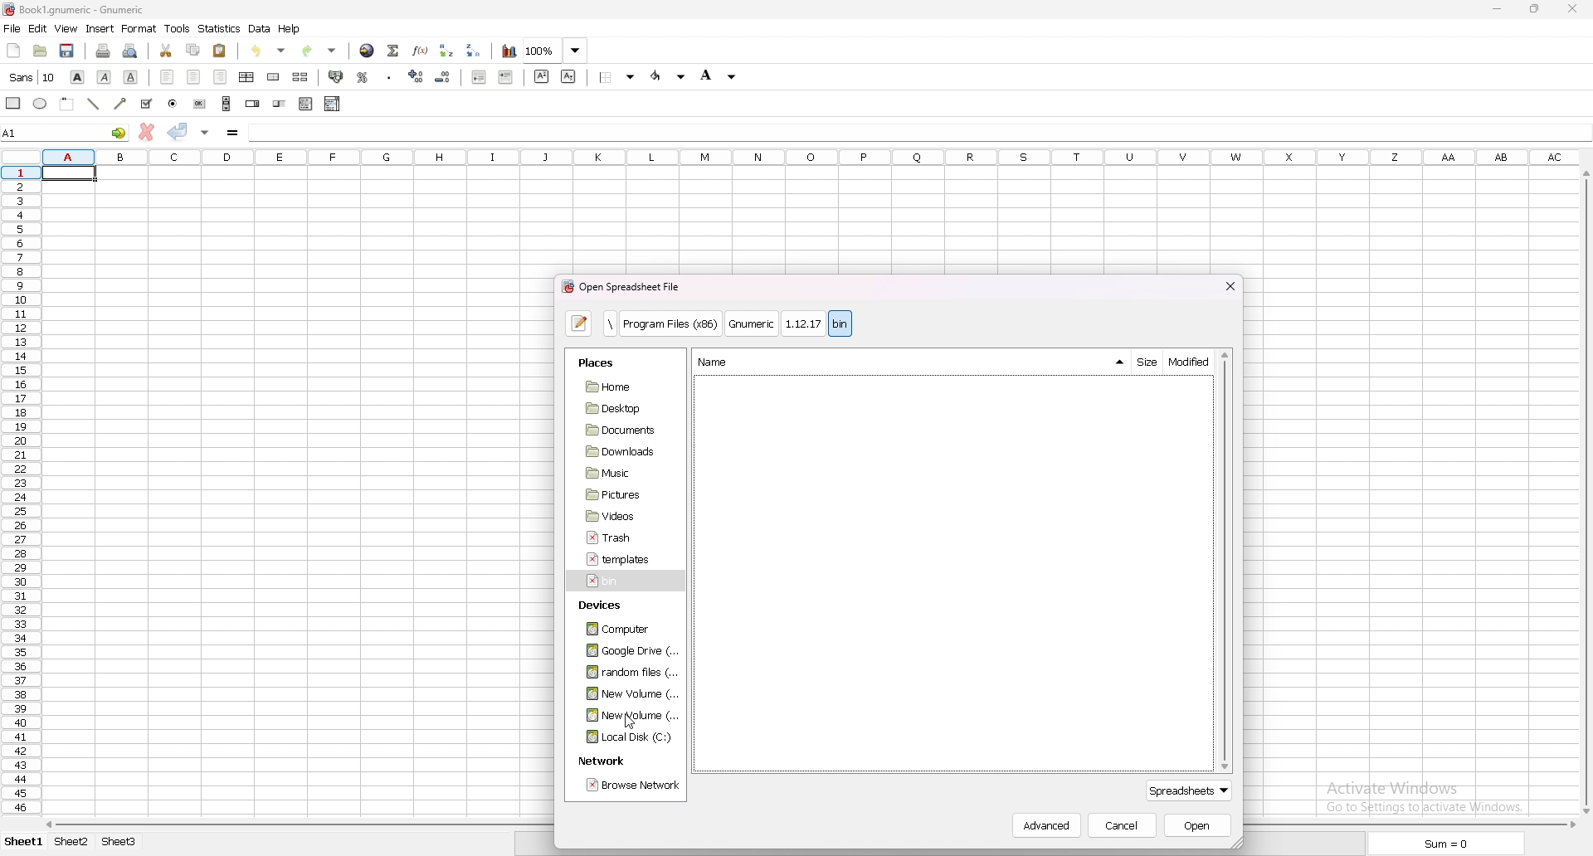  Describe the element at coordinates (1570, 8) in the screenshot. I see `close` at that location.